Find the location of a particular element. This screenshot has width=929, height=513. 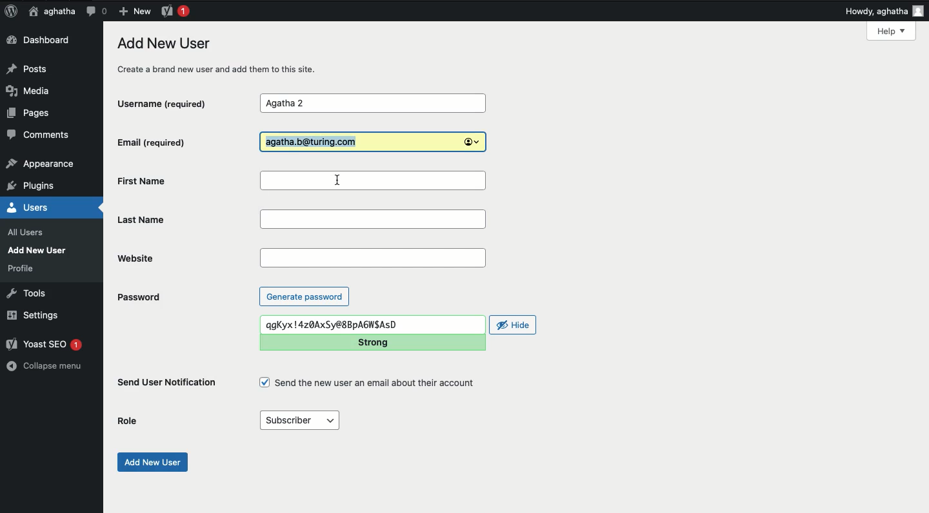

Role is located at coordinates (128, 421).